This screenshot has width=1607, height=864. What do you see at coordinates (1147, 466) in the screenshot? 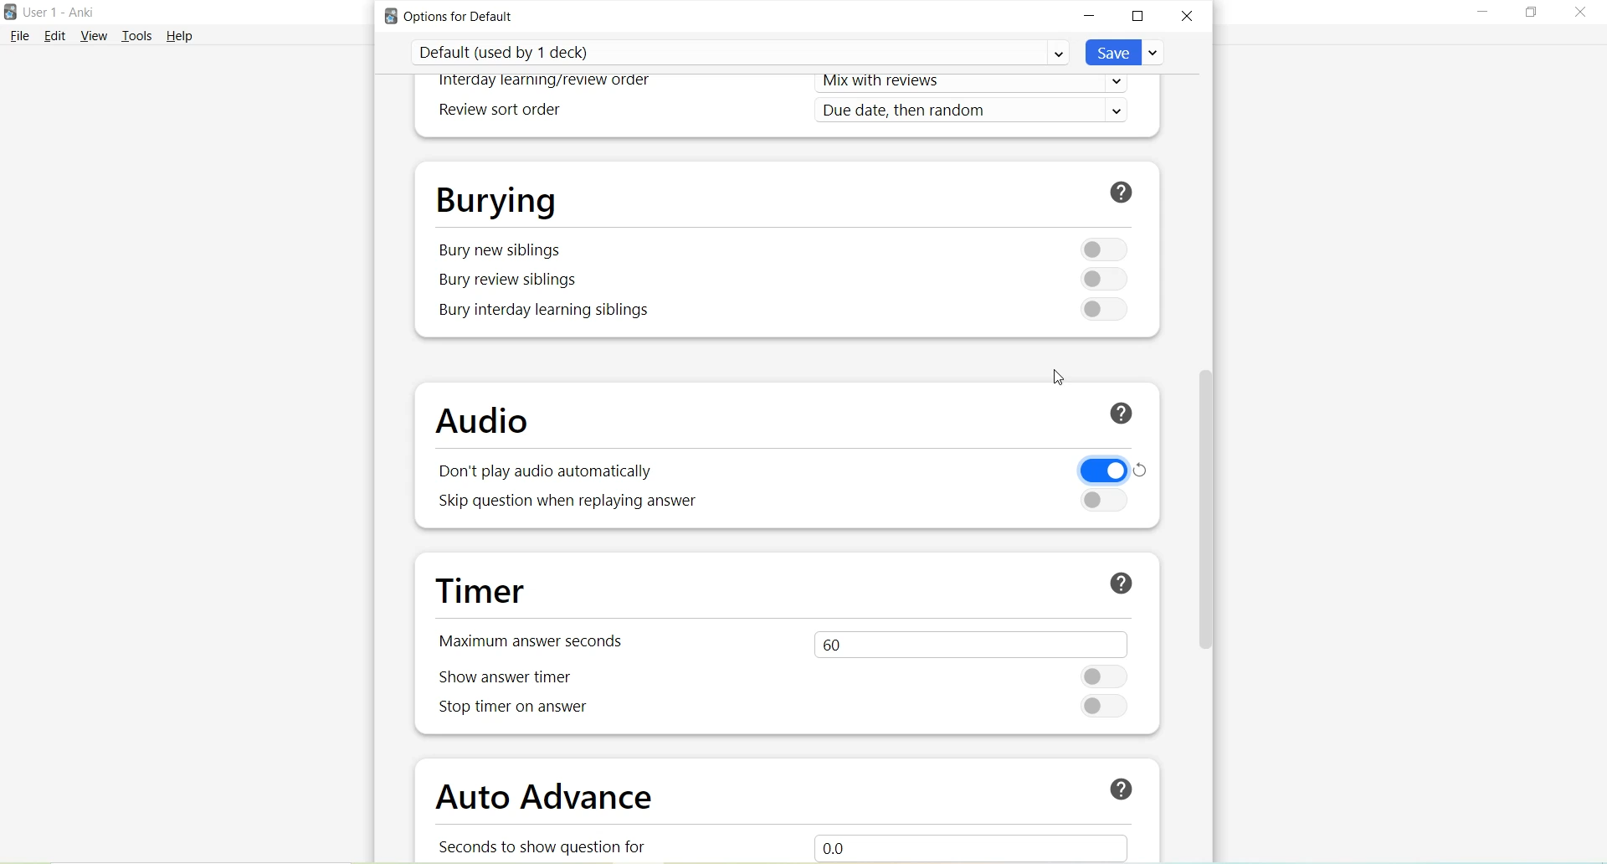
I see `restore` at bounding box center [1147, 466].